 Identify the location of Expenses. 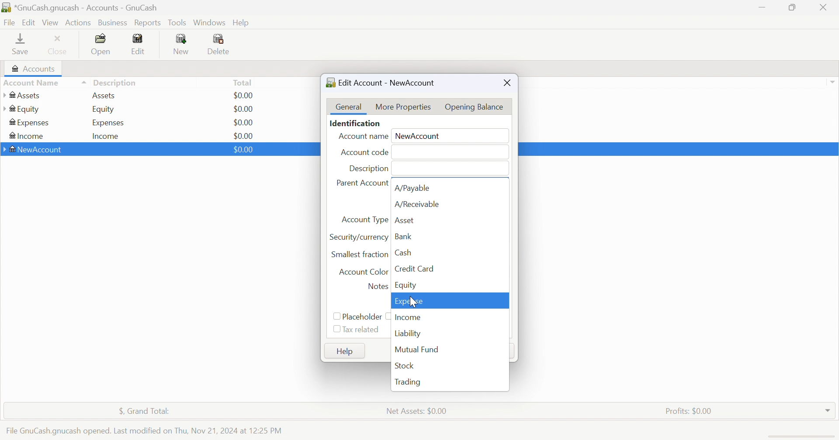
(108, 123).